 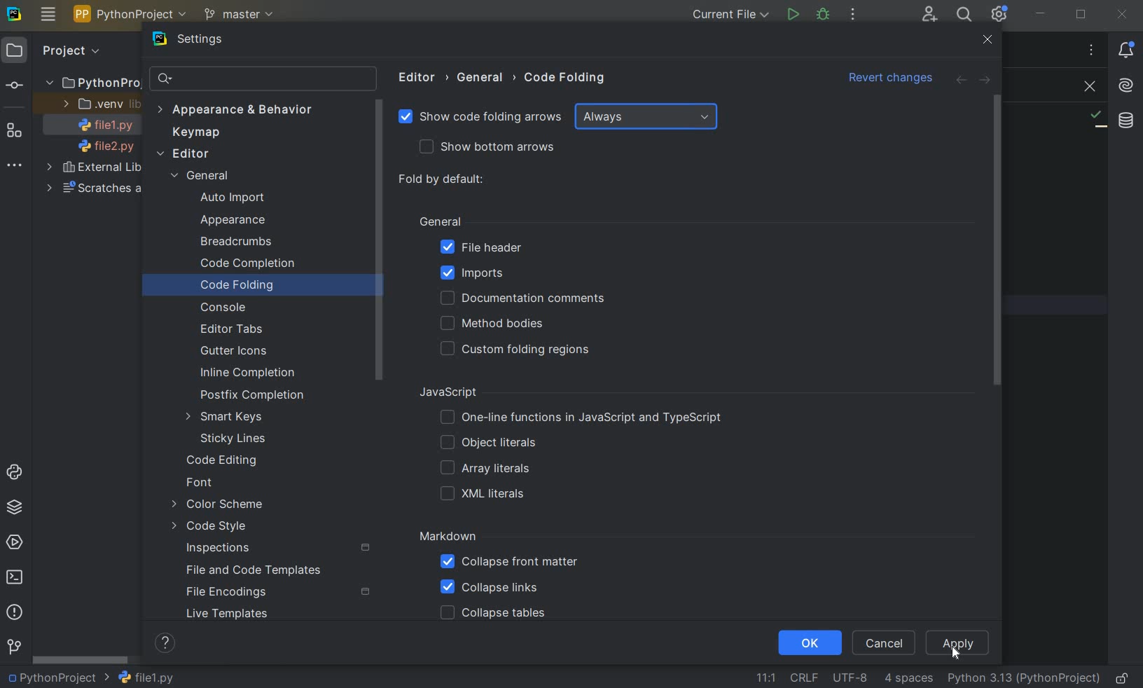 What do you see at coordinates (14, 85) in the screenshot?
I see `COMMIT` at bounding box center [14, 85].